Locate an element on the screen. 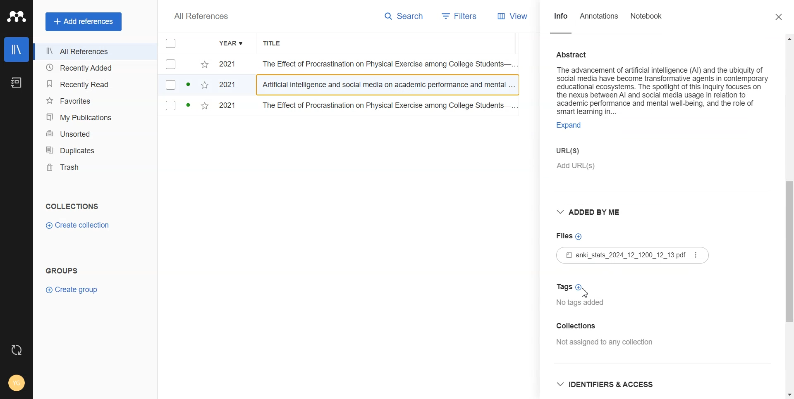 This screenshot has width=794, height=399. 2021 is located at coordinates (231, 86).